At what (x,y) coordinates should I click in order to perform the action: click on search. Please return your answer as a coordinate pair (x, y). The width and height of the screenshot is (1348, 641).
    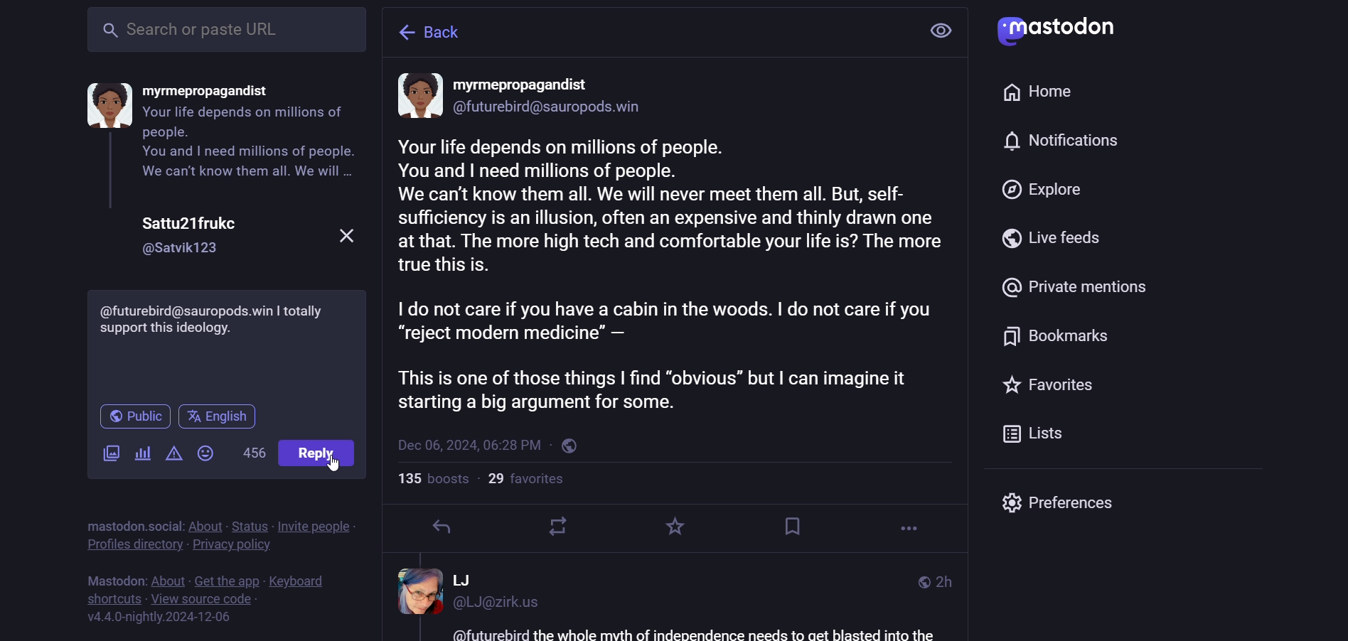
    Looking at the image, I should click on (228, 32).